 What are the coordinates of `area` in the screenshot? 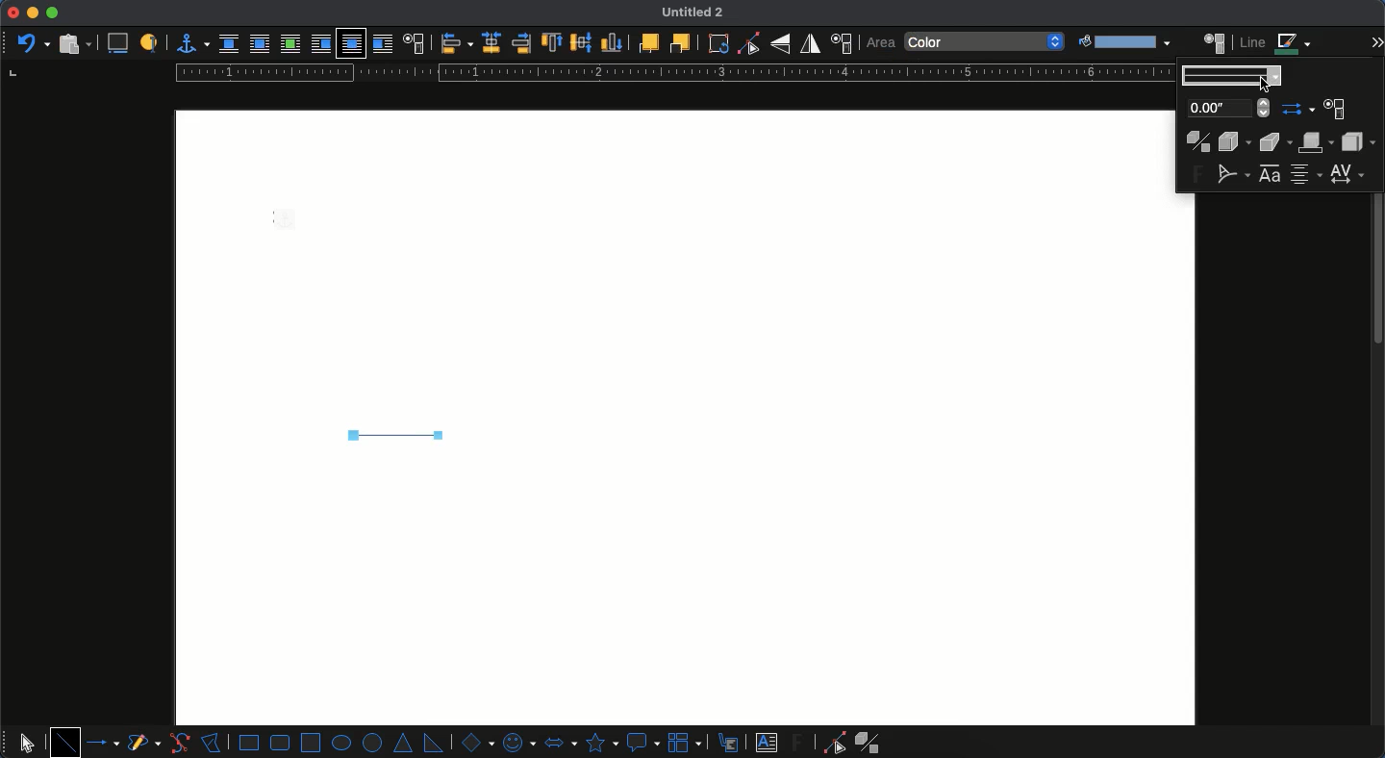 It's located at (1215, 41).